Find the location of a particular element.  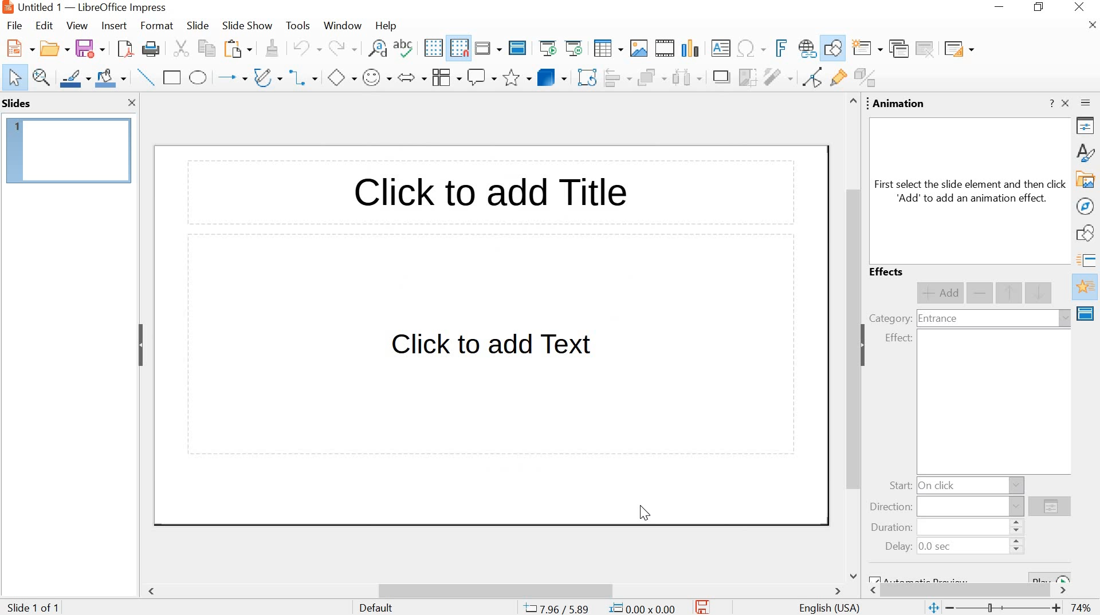

delay is located at coordinates (898, 547).